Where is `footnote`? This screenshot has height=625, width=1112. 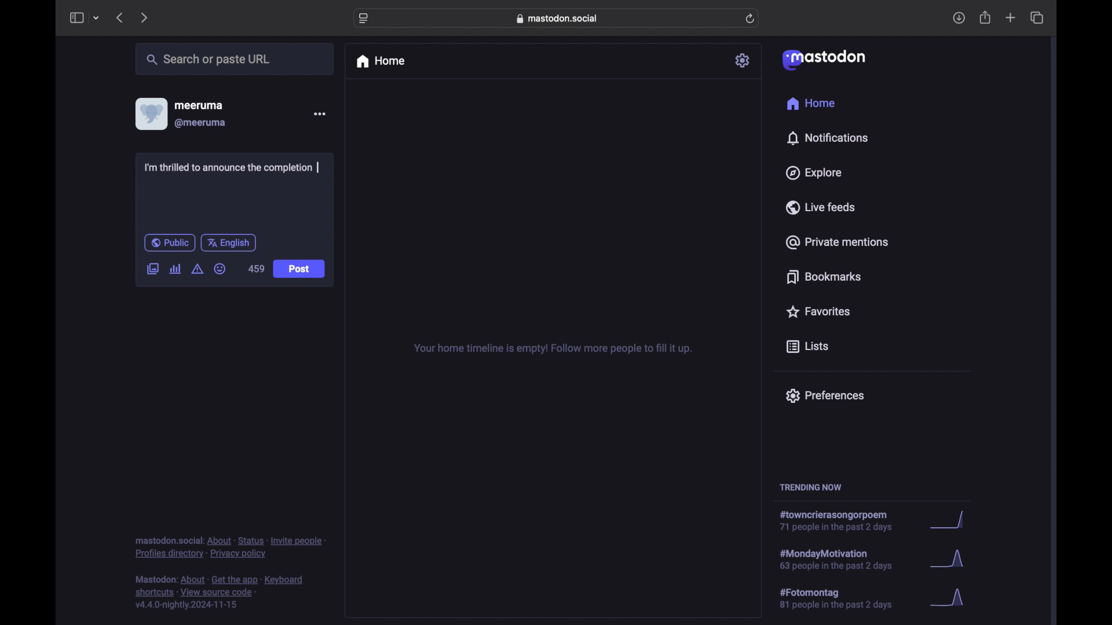
footnote is located at coordinates (230, 548).